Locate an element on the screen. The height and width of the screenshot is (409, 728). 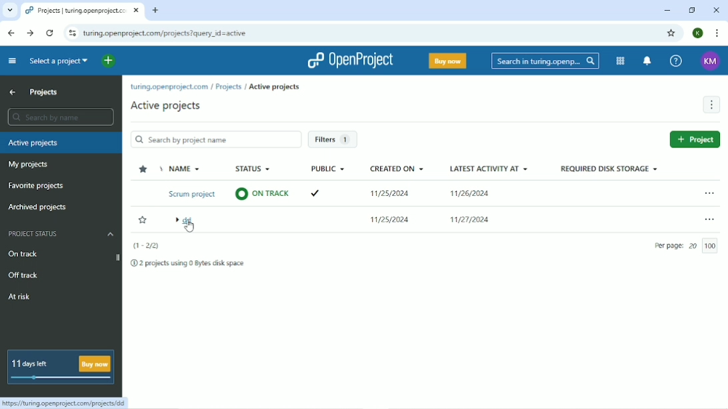
turing.openproject.com is located at coordinates (169, 87).